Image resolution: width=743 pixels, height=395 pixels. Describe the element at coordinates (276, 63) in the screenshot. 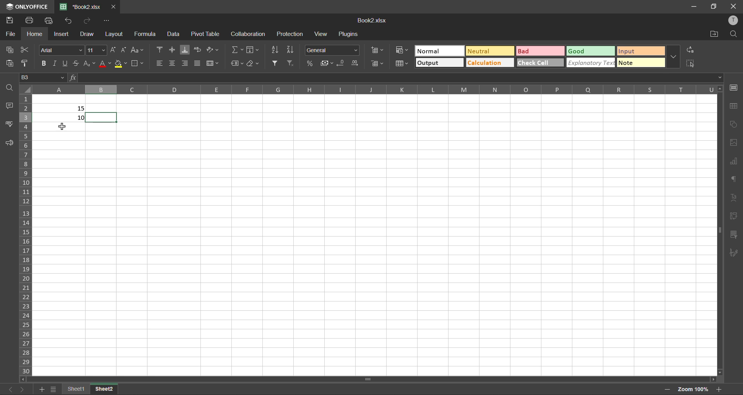

I see `filter` at that location.